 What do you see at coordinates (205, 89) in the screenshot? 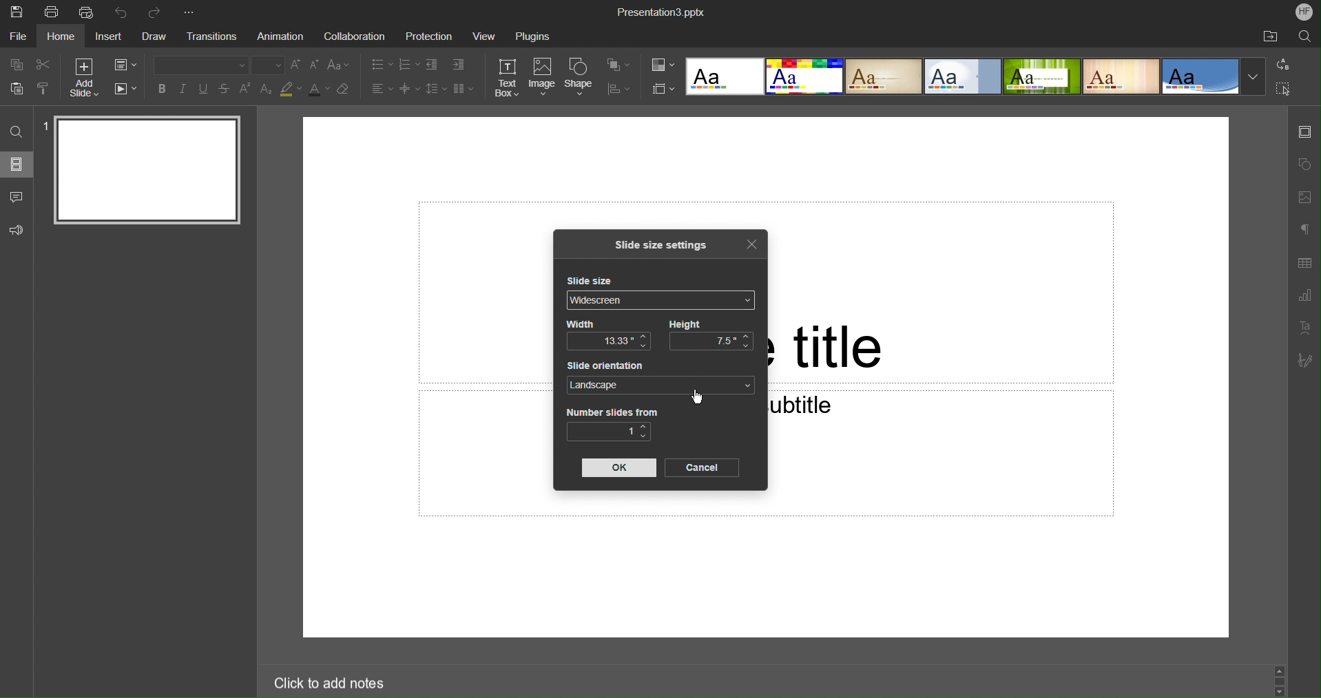
I see `Underline` at bounding box center [205, 89].